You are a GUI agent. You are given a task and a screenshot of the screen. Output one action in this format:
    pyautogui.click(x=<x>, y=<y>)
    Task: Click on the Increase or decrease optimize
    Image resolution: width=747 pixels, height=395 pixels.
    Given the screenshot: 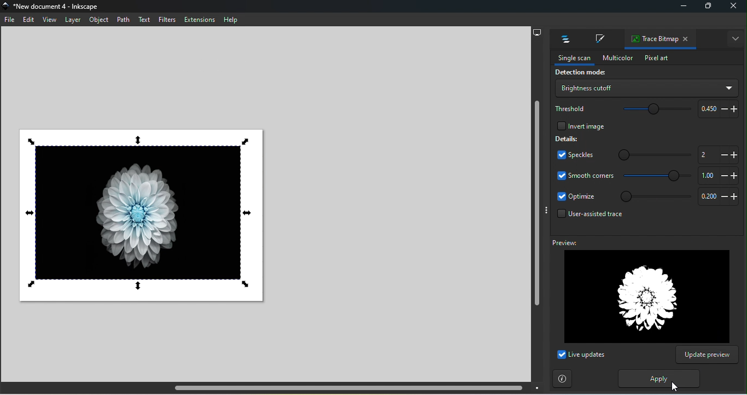 What is the action you would take?
    pyautogui.click(x=716, y=197)
    